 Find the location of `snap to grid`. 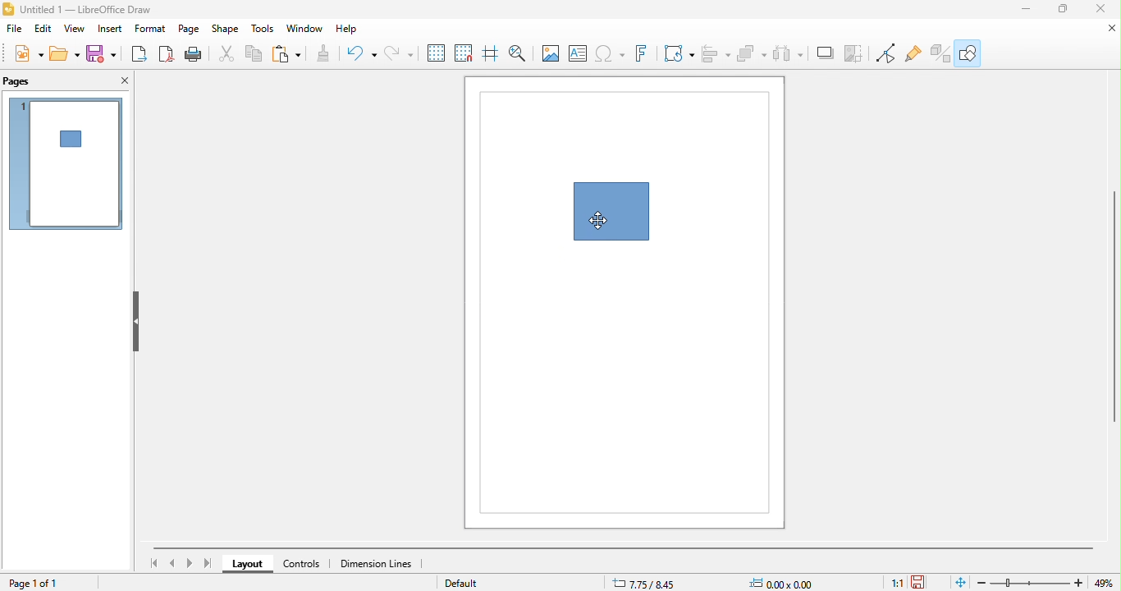

snap to grid is located at coordinates (467, 54).